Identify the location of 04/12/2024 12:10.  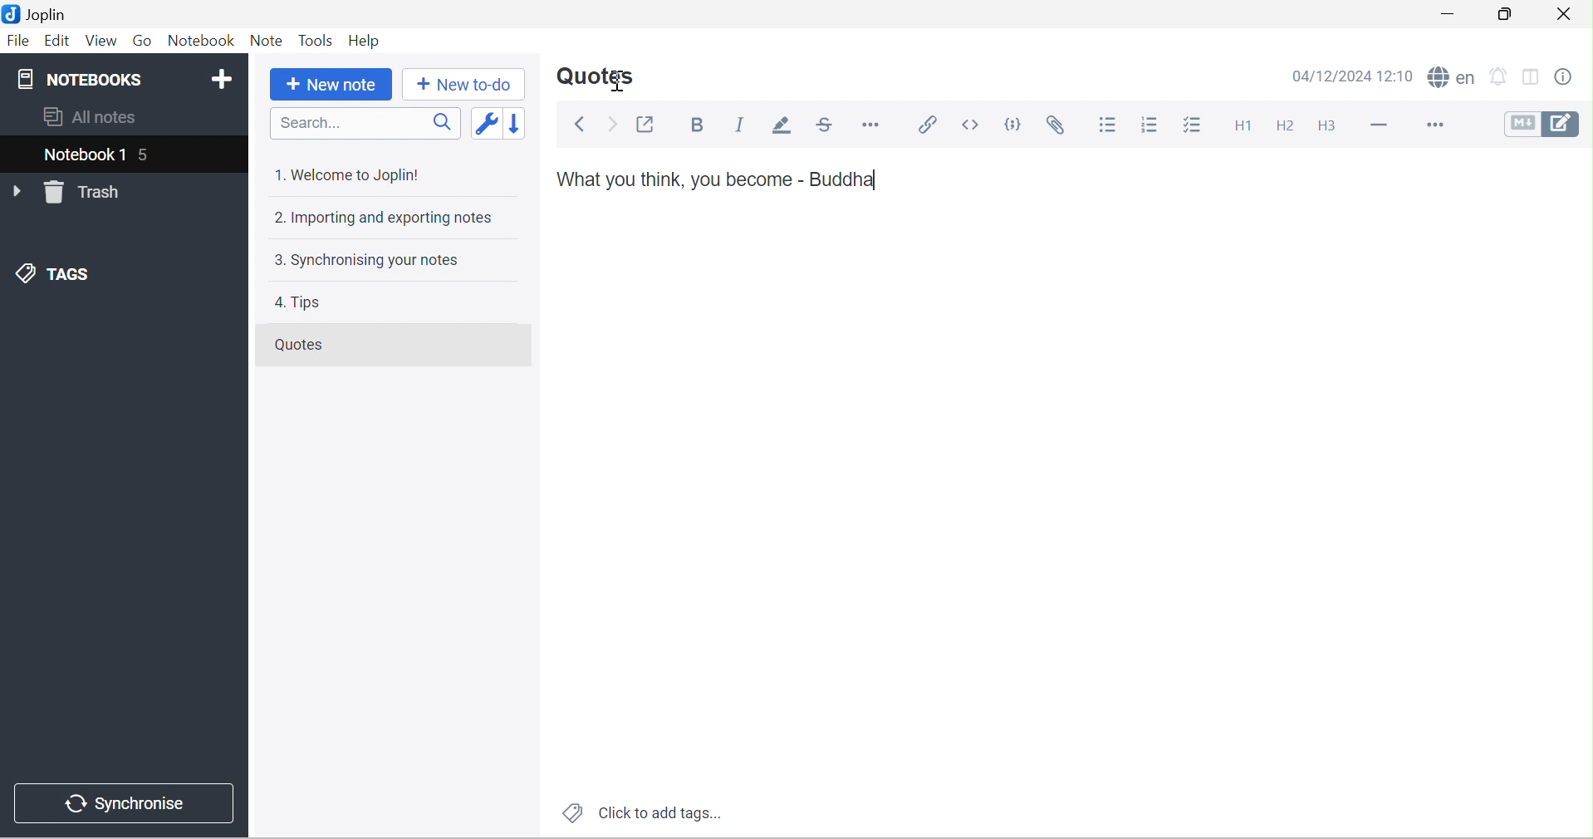
(1353, 76).